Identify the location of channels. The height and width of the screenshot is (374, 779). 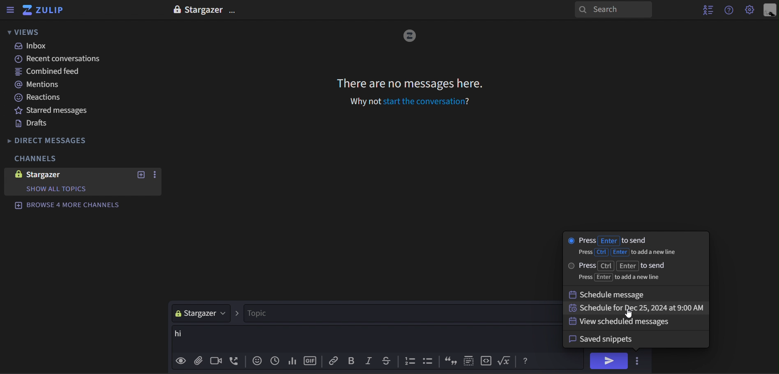
(38, 159).